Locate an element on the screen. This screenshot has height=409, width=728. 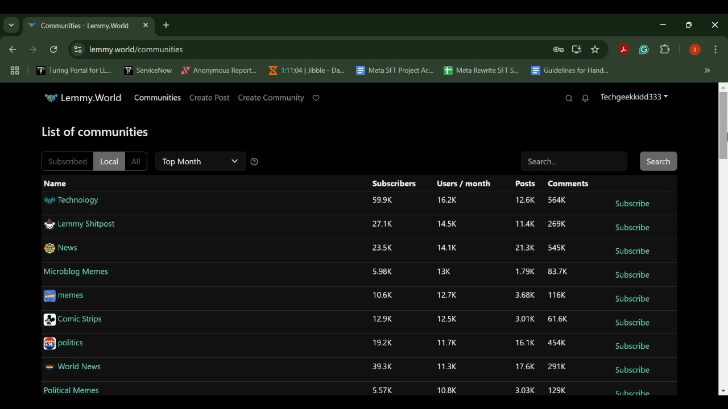
Create Post is located at coordinates (210, 98).